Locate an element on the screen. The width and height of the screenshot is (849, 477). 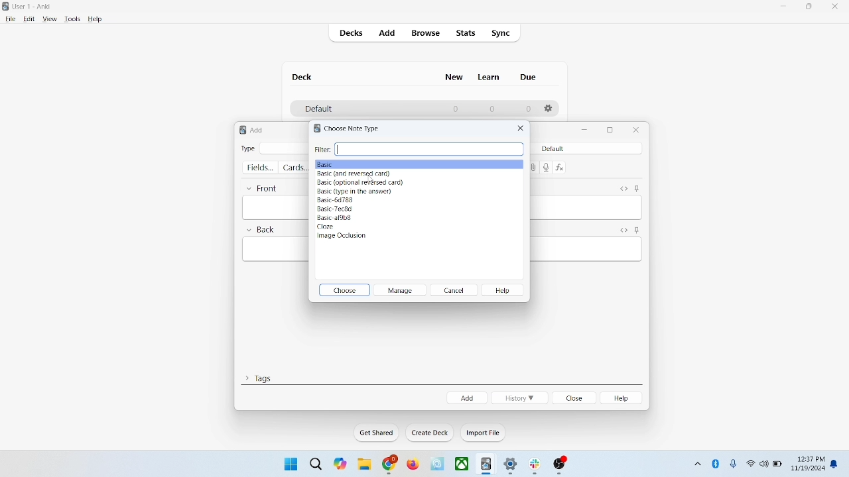
sticky is located at coordinates (637, 188).